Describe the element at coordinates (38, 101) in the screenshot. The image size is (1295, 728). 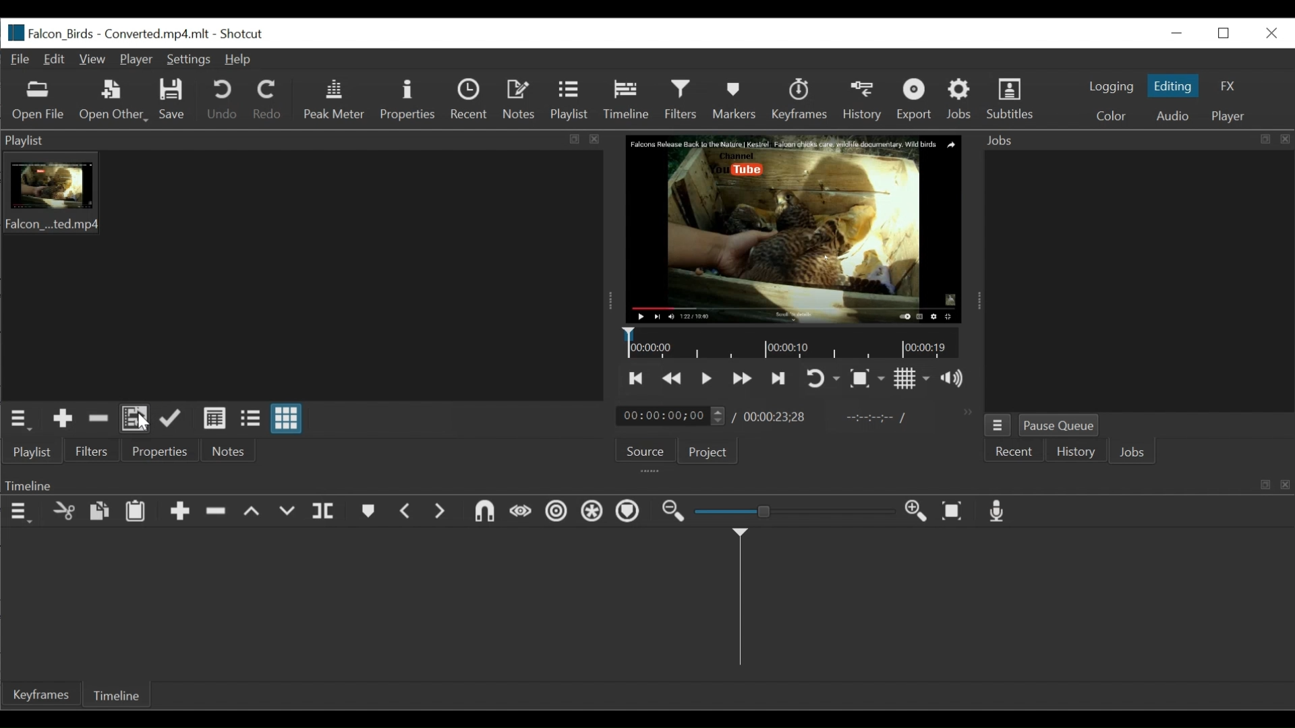
I see `Open Other File` at that location.